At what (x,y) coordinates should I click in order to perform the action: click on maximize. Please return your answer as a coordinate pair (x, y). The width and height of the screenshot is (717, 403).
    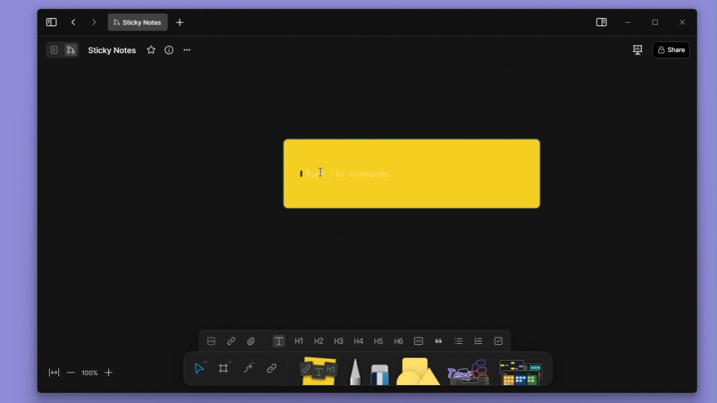
    Looking at the image, I should click on (655, 22).